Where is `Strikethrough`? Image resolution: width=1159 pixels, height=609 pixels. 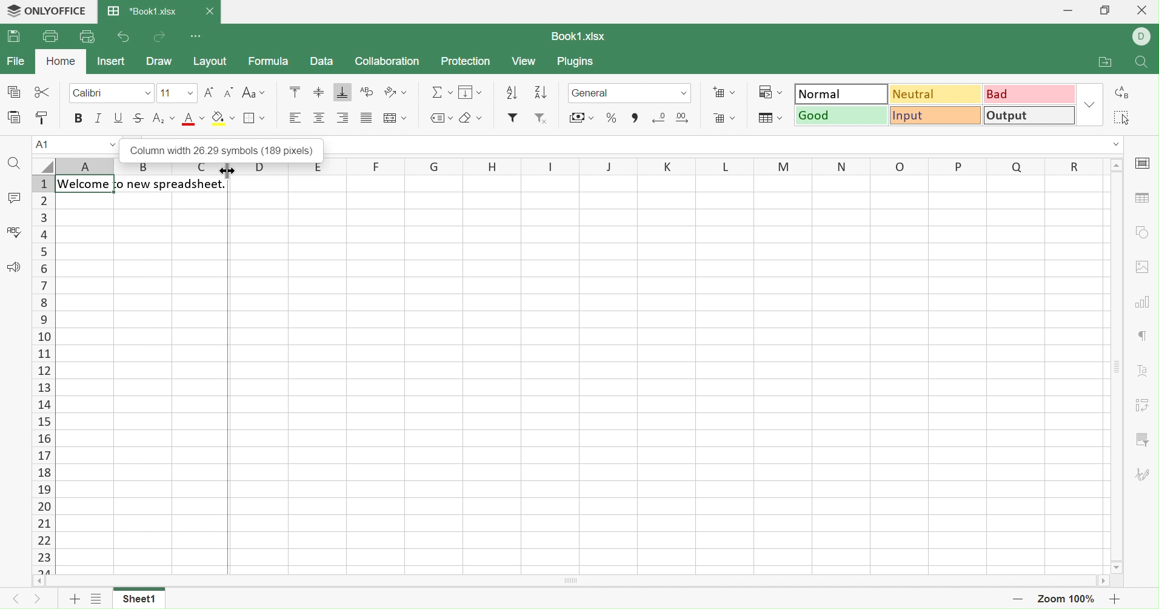 Strikethrough is located at coordinates (139, 118).